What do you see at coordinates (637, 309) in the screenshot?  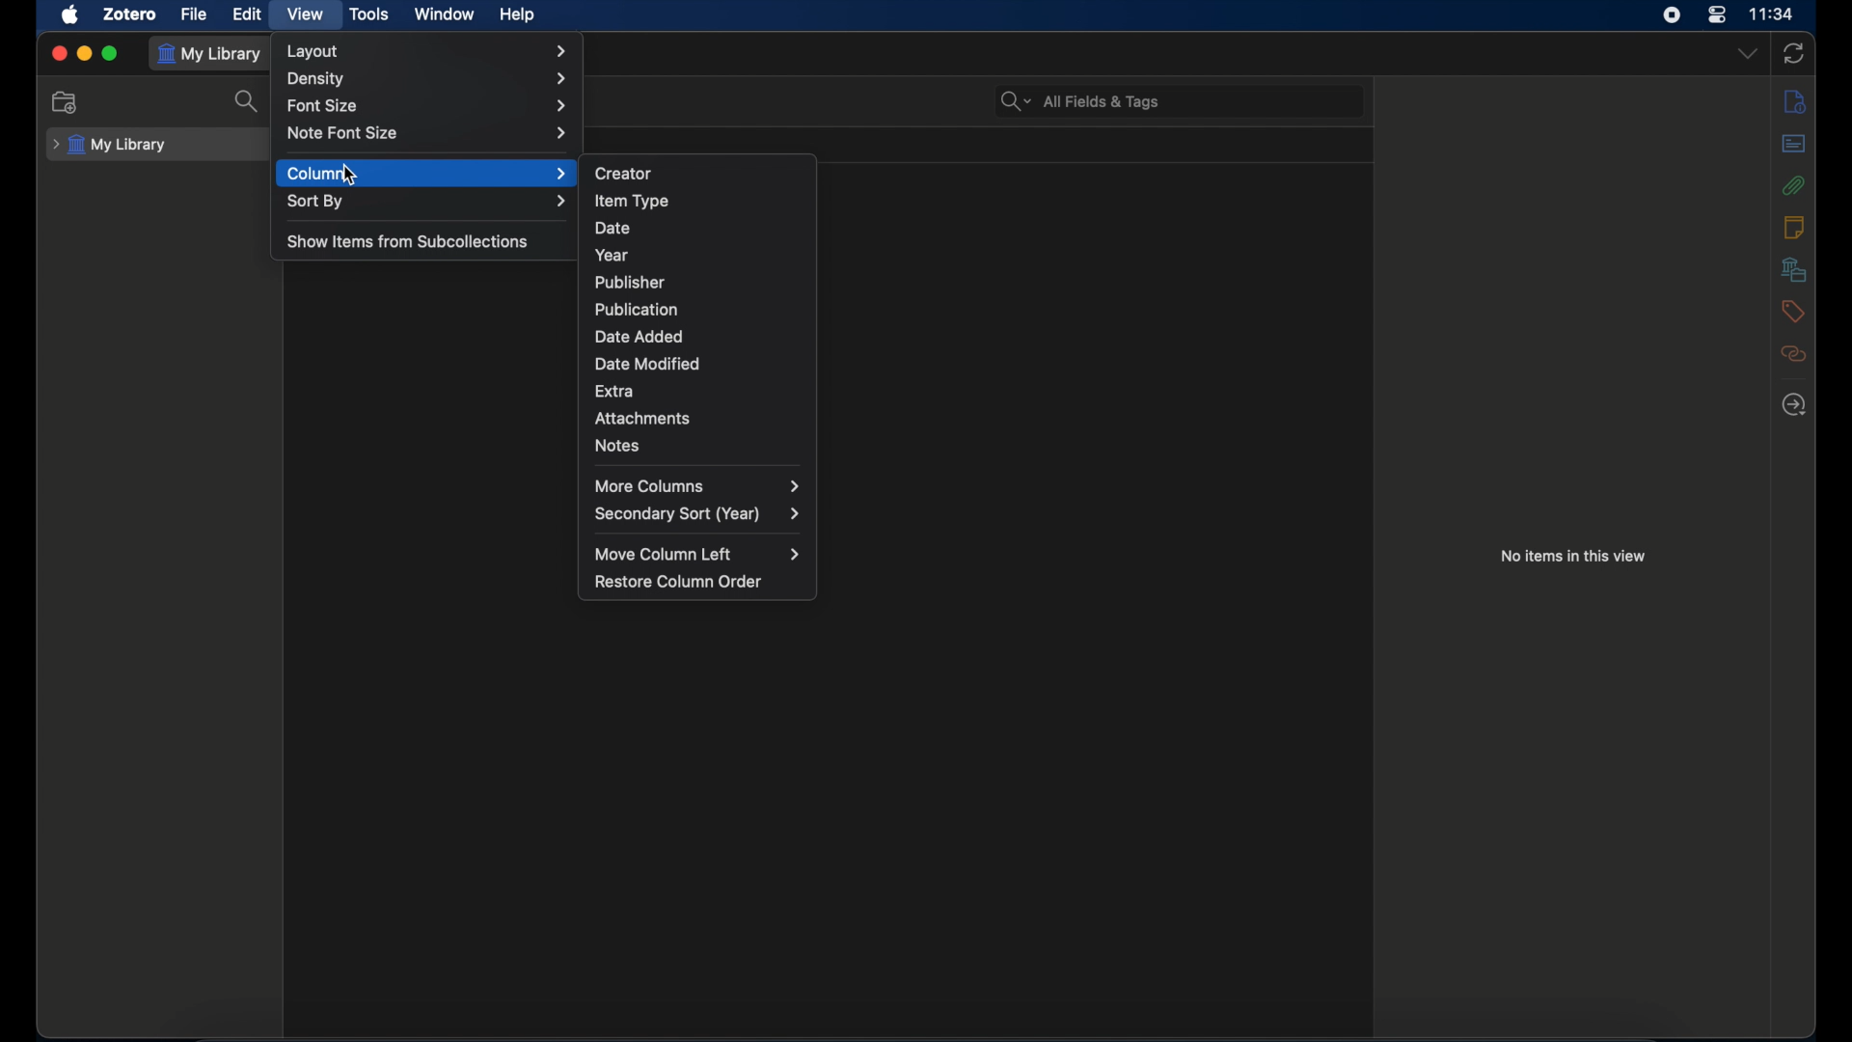 I see `publication` at bounding box center [637, 309].